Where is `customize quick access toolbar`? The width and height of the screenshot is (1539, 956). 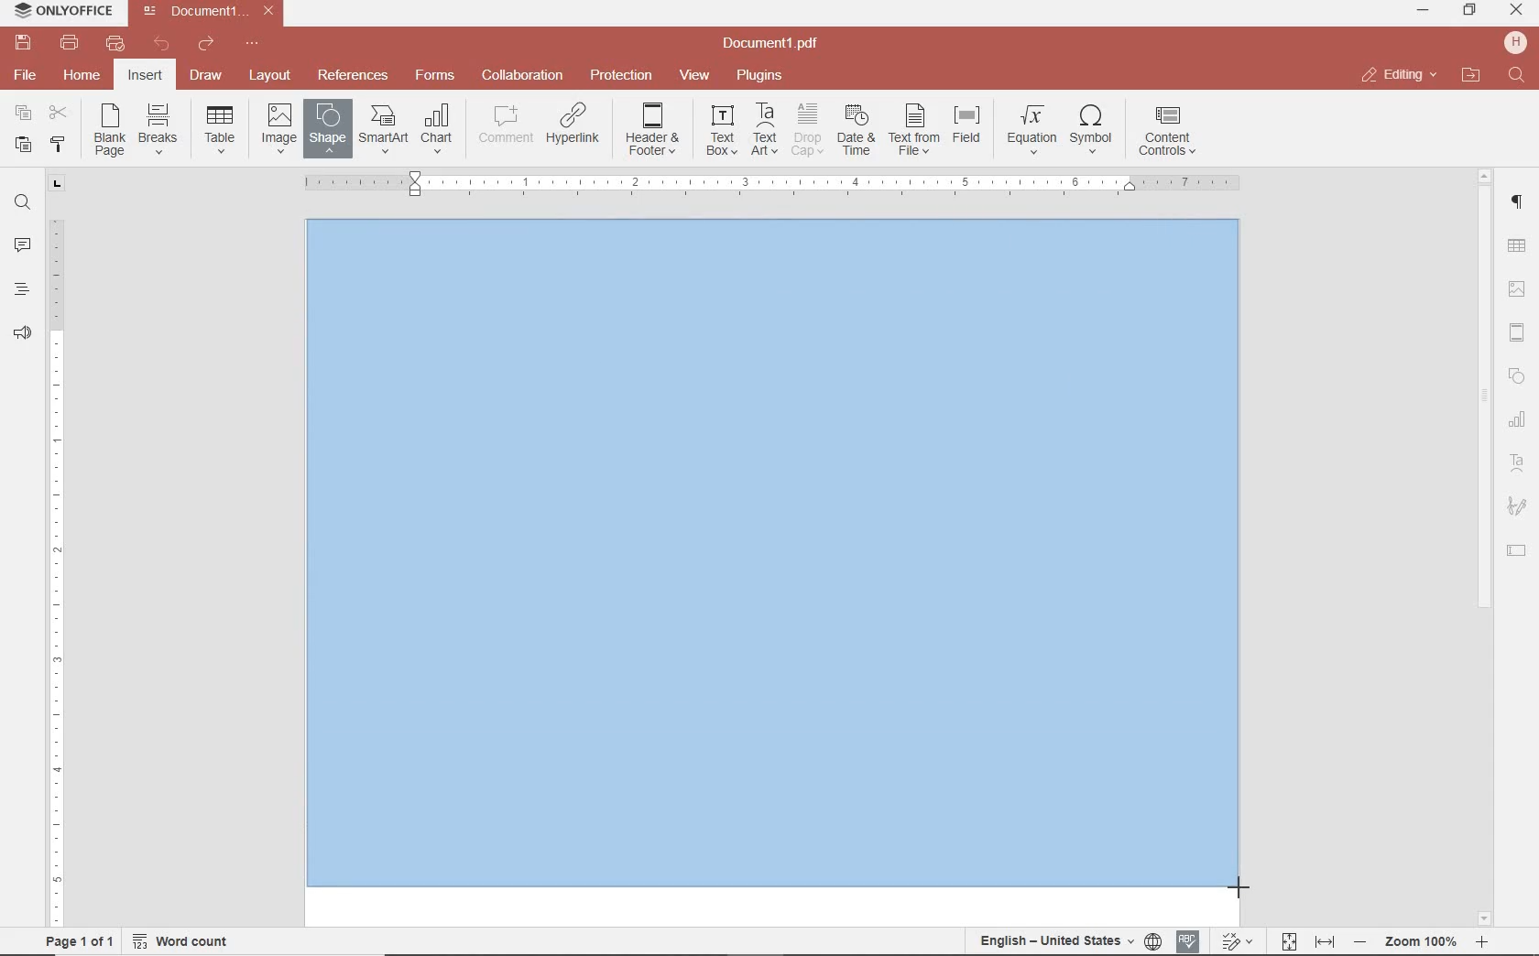
customize quick access toolbar is located at coordinates (252, 44).